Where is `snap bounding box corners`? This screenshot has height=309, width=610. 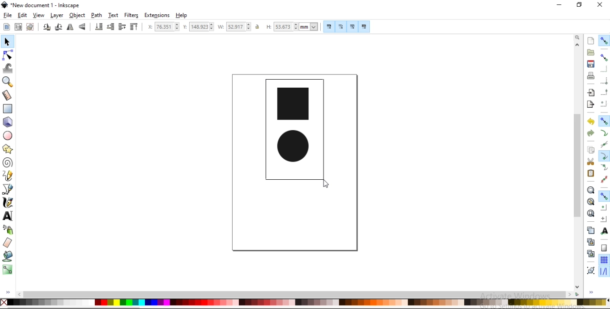
snap bounding box corners is located at coordinates (604, 81).